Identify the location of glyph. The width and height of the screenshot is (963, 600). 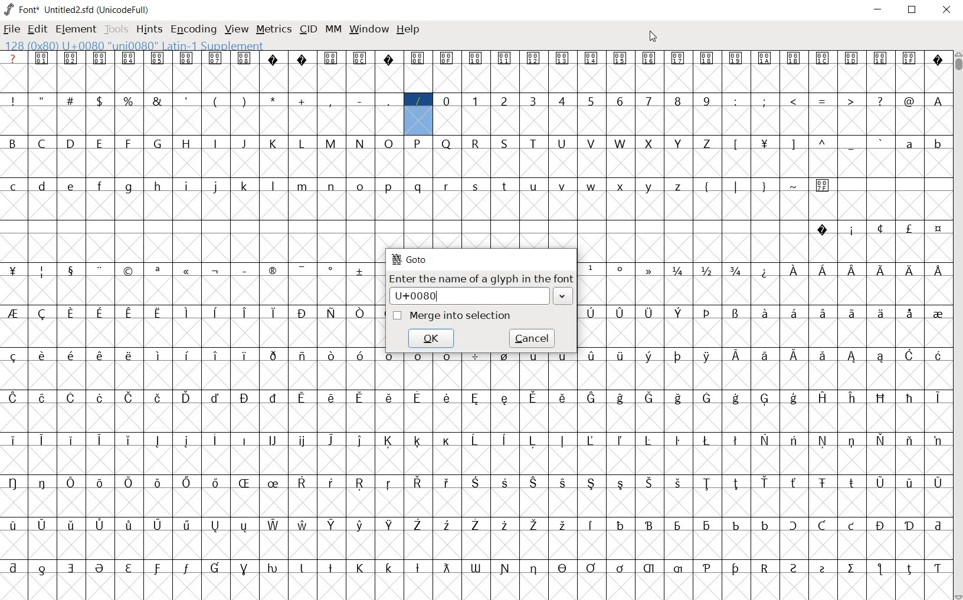
(446, 101).